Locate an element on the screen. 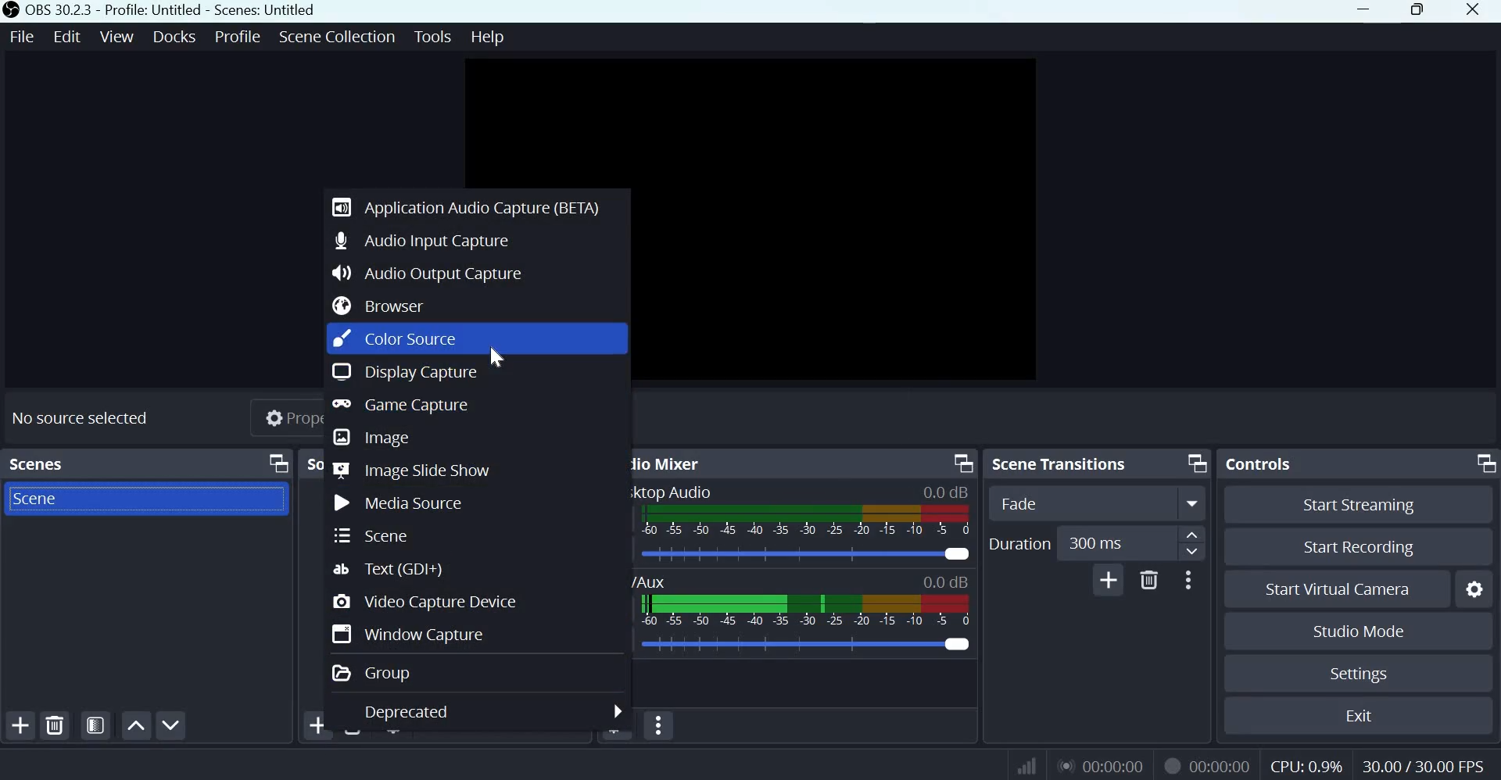  Audio Level Indicator is located at coordinates (946, 491).